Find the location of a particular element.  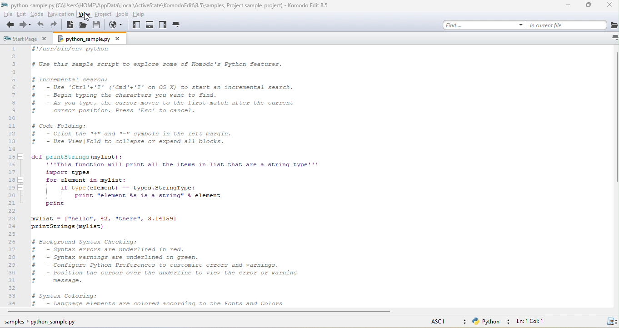

 is located at coordinates (239, 176).